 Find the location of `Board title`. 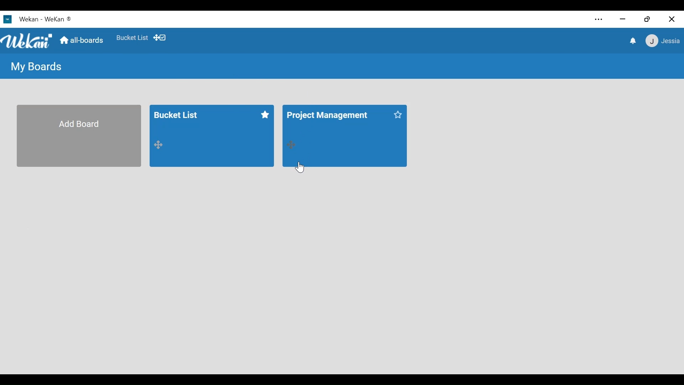

Board title is located at coordinates (332, 115).